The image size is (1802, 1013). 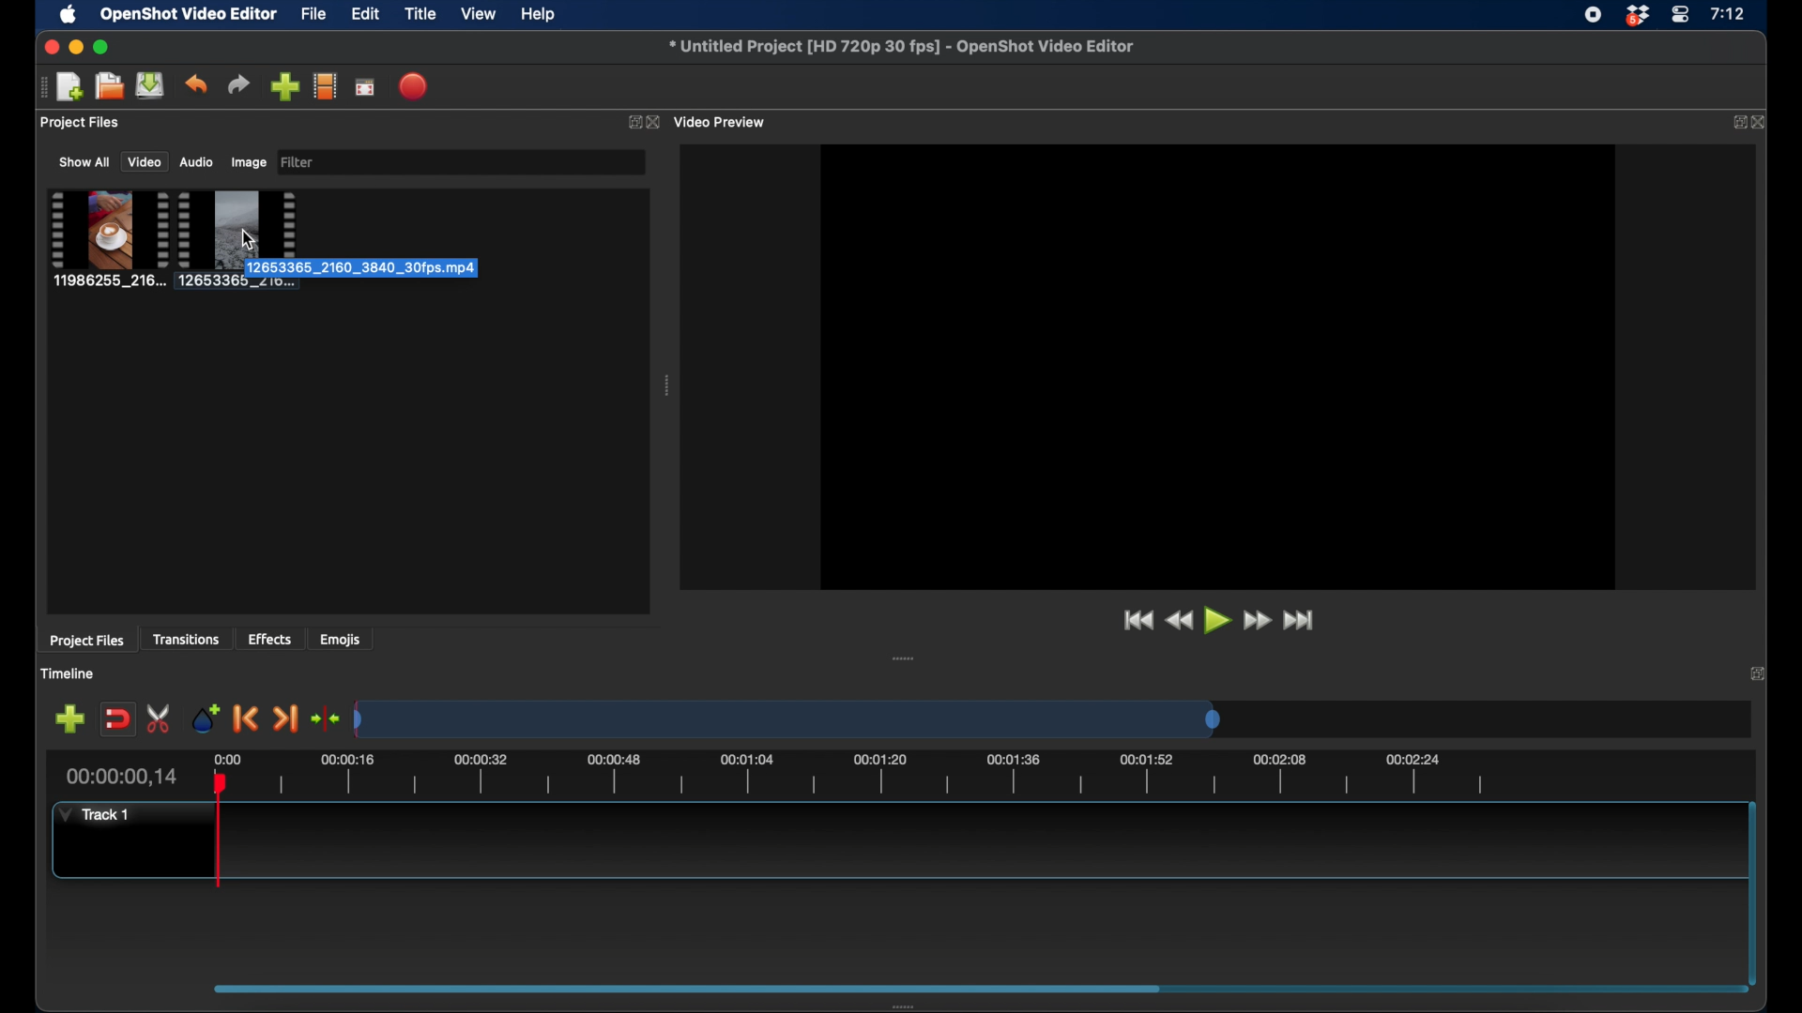 I want to click on fast forward, so click(x=1260, y=621).